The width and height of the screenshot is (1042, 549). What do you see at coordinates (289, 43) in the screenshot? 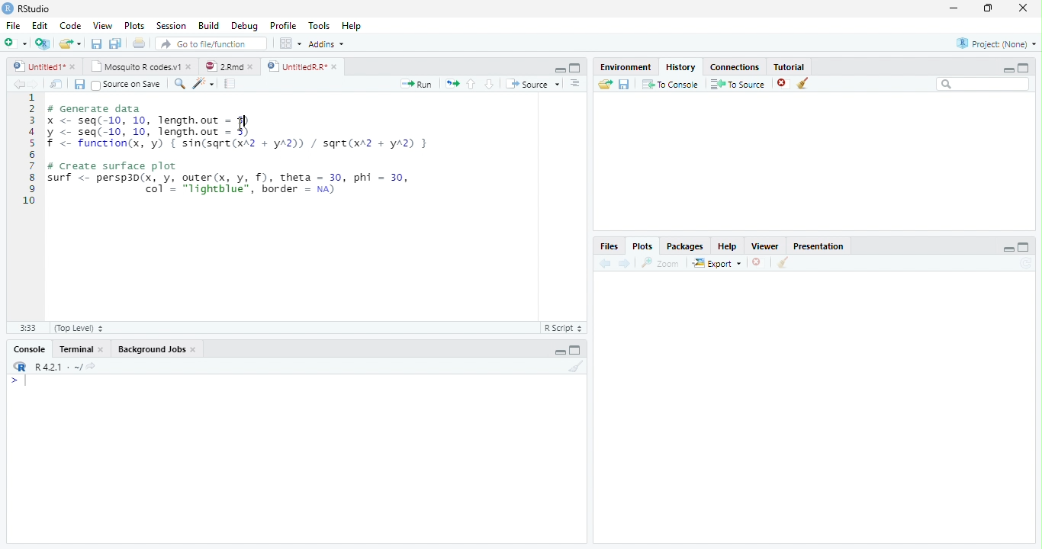
I see `Workspace panes` at bounding box center [289, 43].